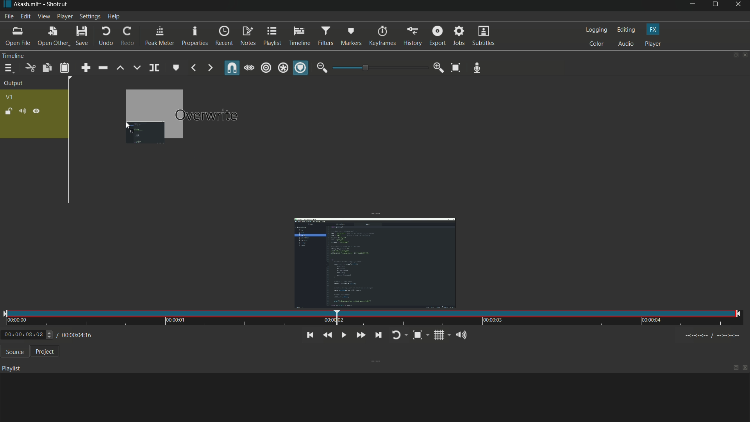 The image size is (750, 422). I want to click on ripple marker, so click(300, 68).